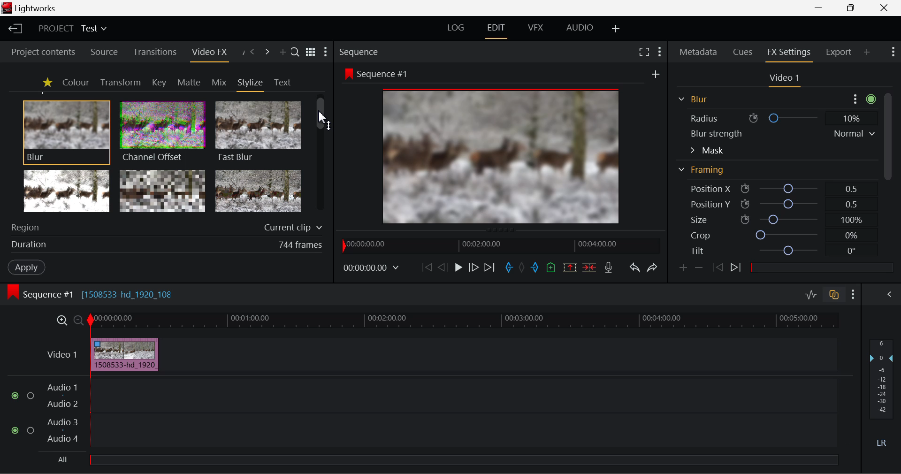 The width and height of the screenshot is (901, 474). What do you see at coordinates (113, 353) in the screenshot?
I see `cursor` at bounding box center [113, 353].